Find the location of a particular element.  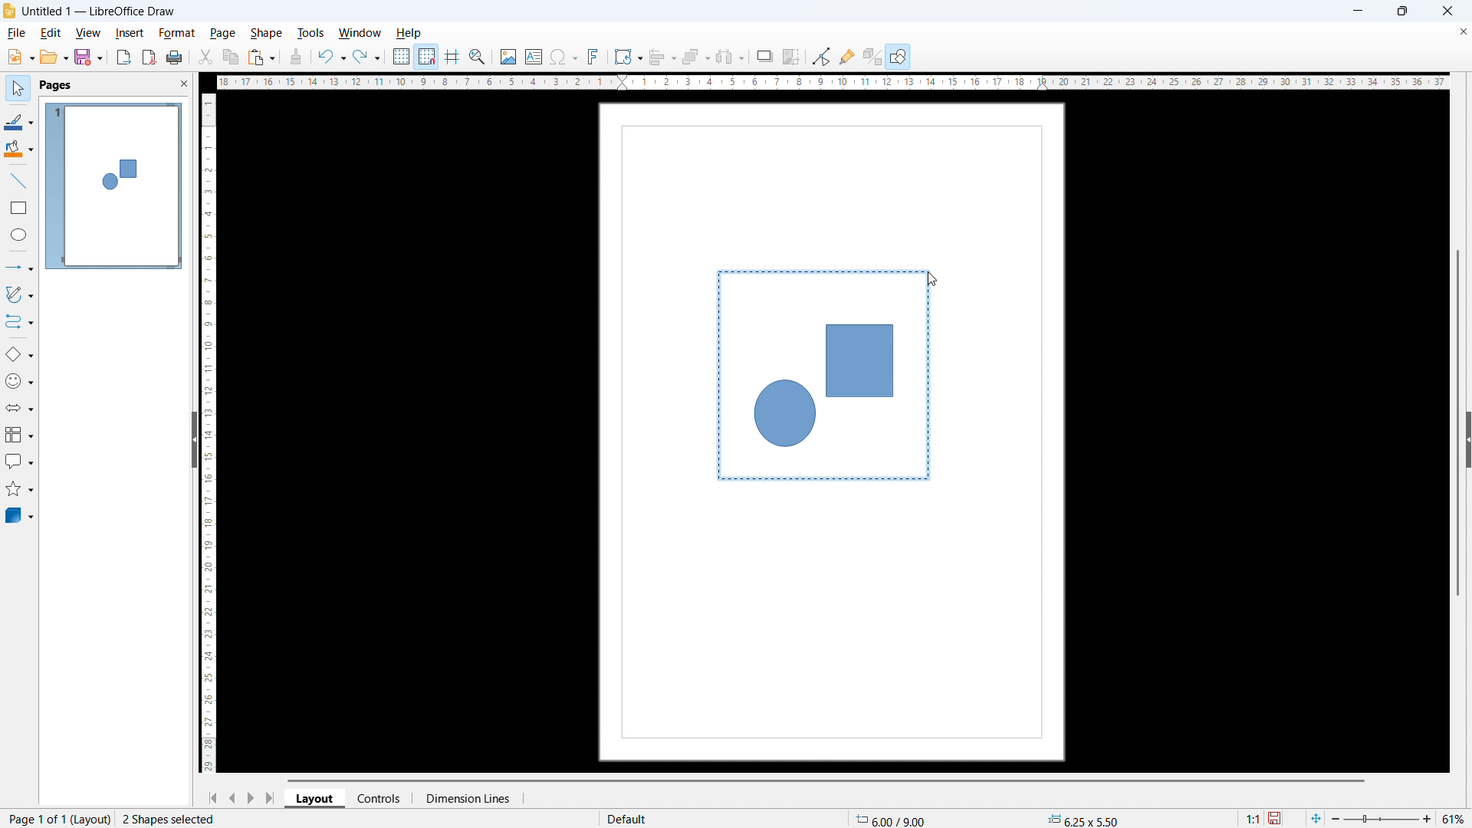

open is located at coordinates (54, 58).